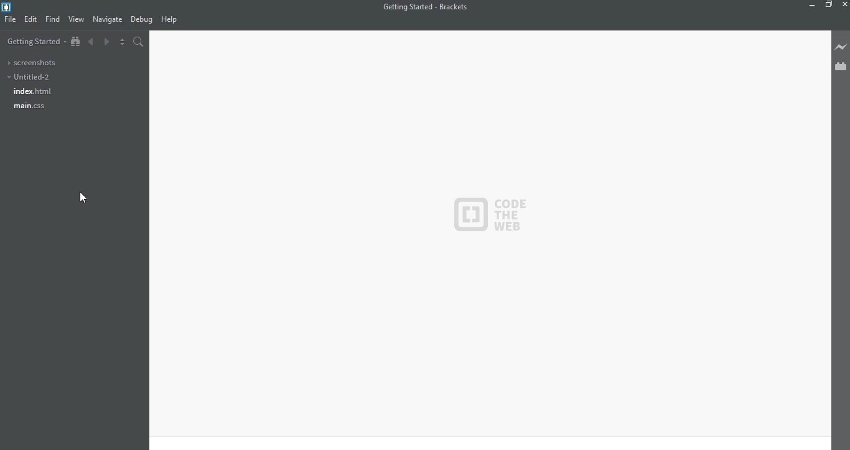 The image size is (850, 450). I want to click on forward, so click(107, 42).